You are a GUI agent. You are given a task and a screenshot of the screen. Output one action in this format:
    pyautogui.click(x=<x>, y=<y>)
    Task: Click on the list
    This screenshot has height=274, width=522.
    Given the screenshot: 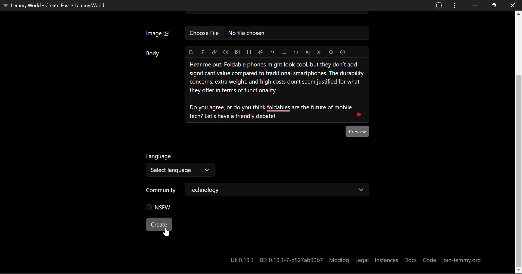 What is the action you would take?
    pyautogui.click(x=284, y=52)
    